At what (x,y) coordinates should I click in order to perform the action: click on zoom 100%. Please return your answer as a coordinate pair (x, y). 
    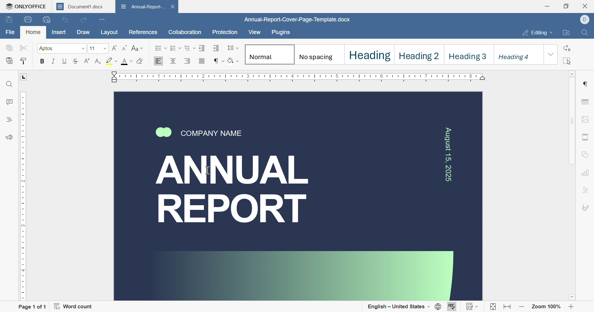
    Looking at the image, I should click on (546, 307).